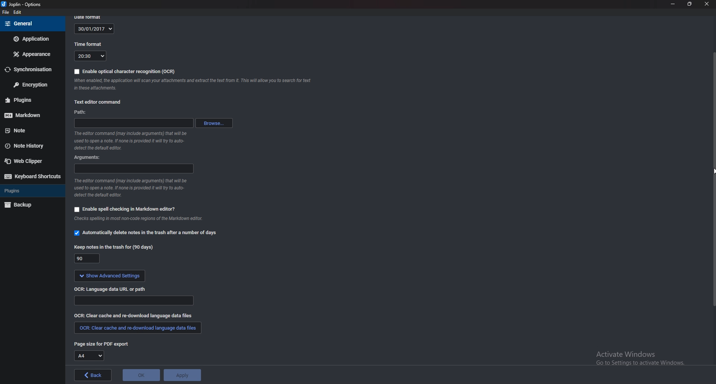  What do you see at coordinates (28, 100) in the screenshot?
I see `Plugins` at bounding box center [28, 100].